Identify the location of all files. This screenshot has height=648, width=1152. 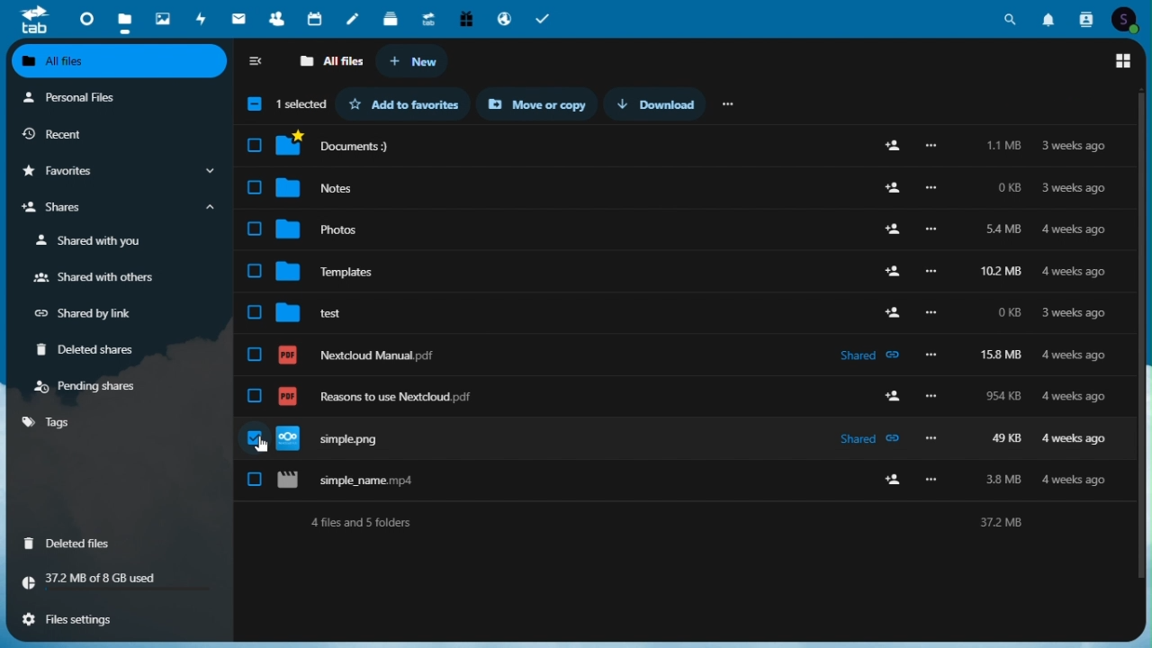
(121, 63).